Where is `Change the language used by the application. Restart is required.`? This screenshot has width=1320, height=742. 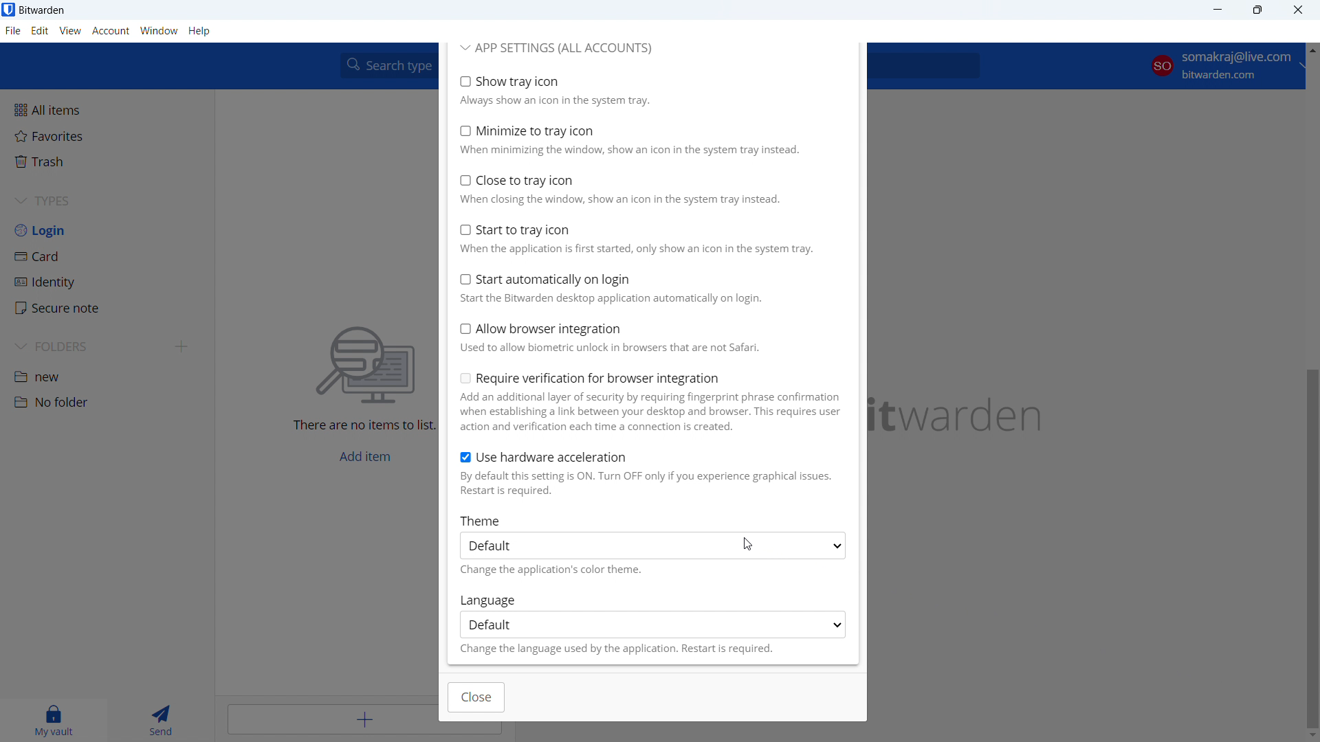
Change the language used by the application. Restart is required. is located at coordinates (618, 651).